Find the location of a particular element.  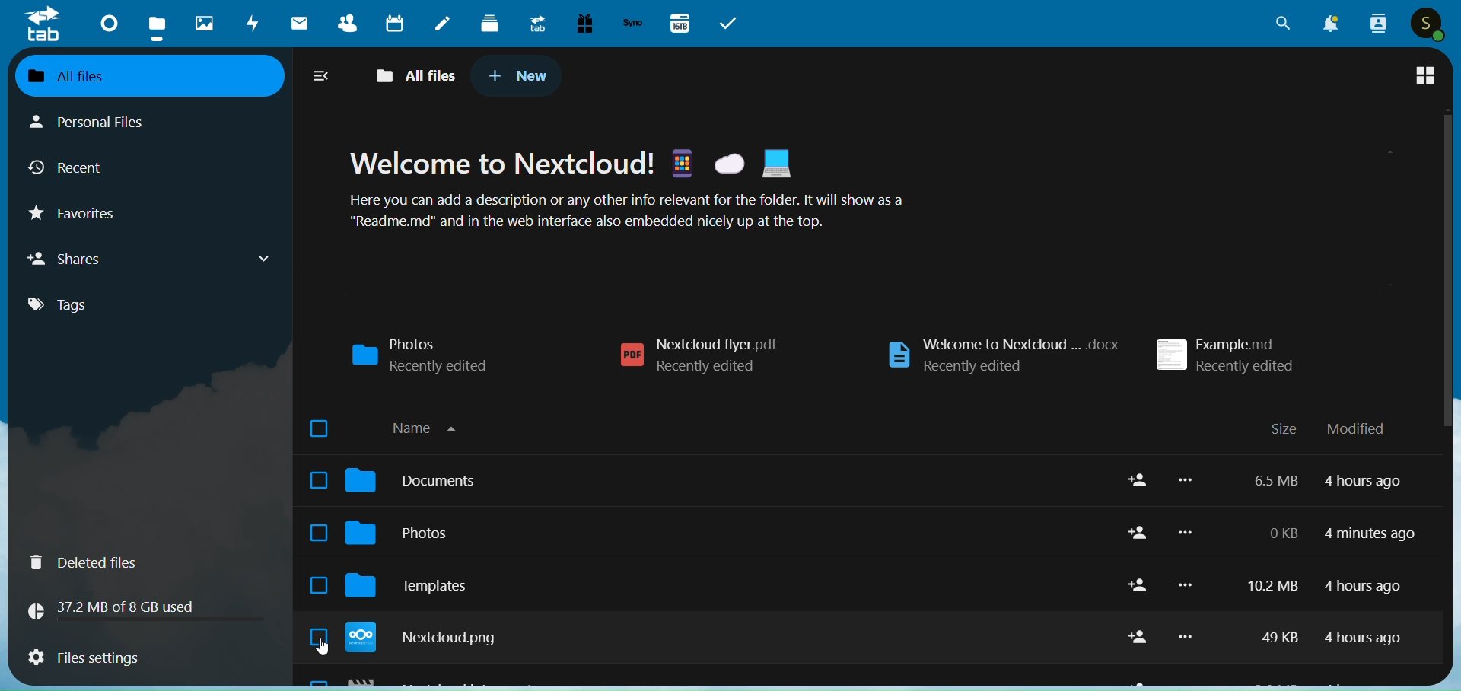

Photos Recently edited is located at coordinates (421, 355).